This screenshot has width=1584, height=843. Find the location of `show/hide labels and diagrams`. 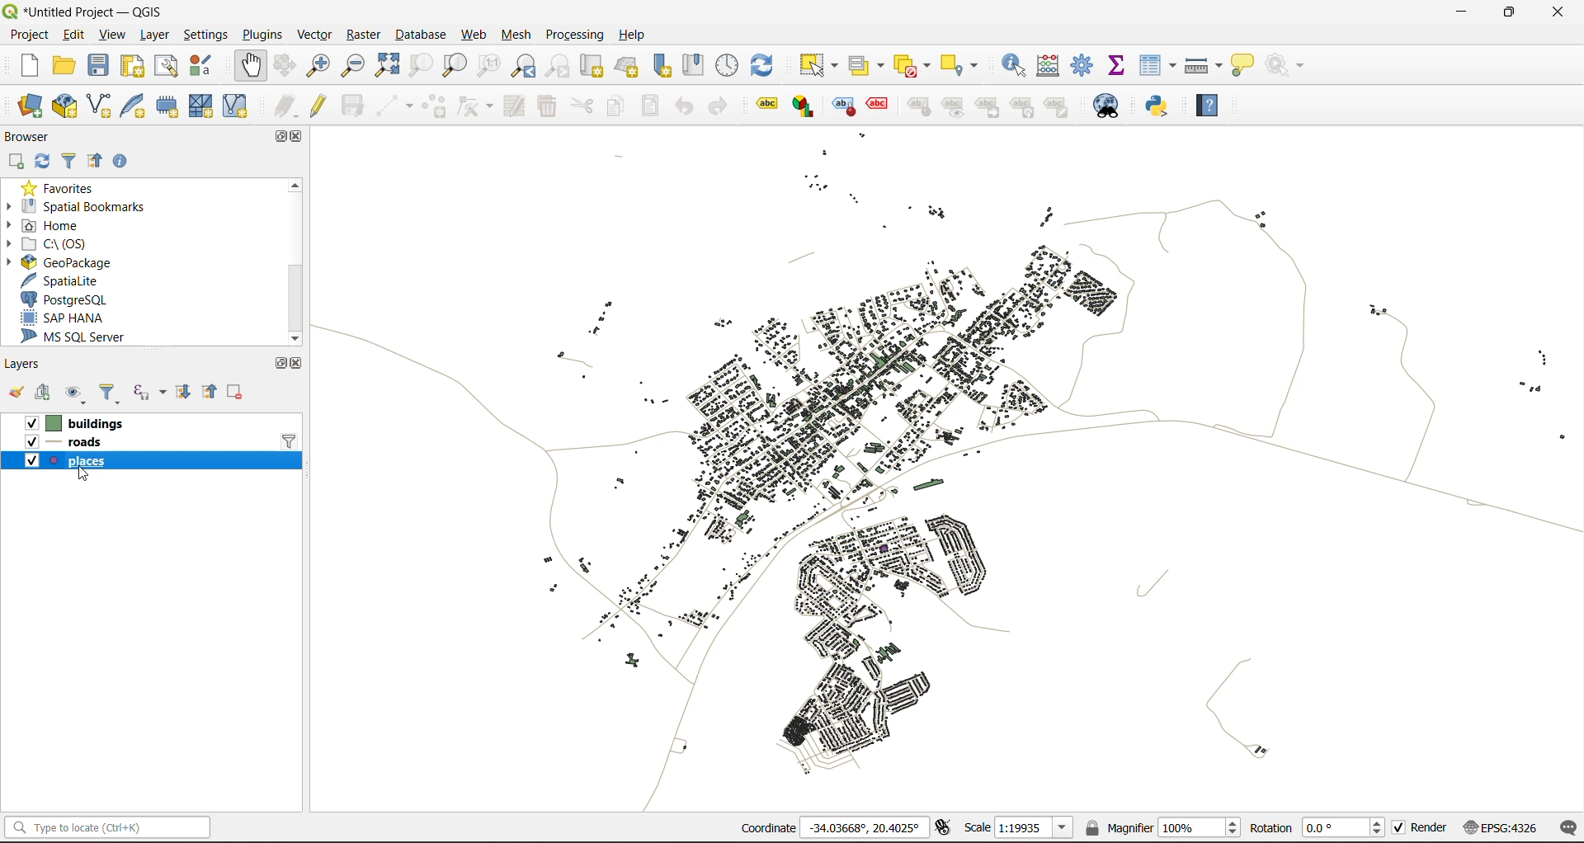

show/hide labels and diagrams is located at coordinates (956, 106).